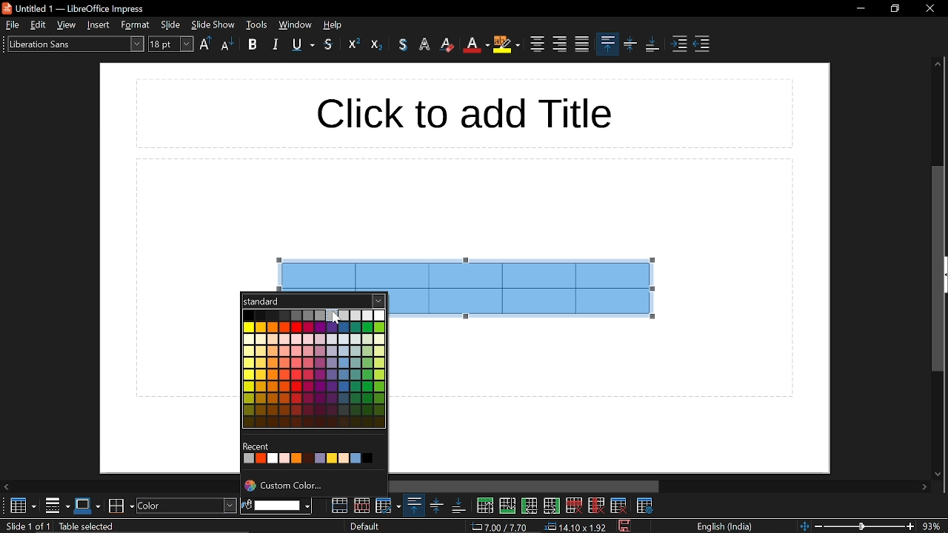  Describe the element at coordinates (330, 47) in the screenshot. I see `strikethrough` at that location.